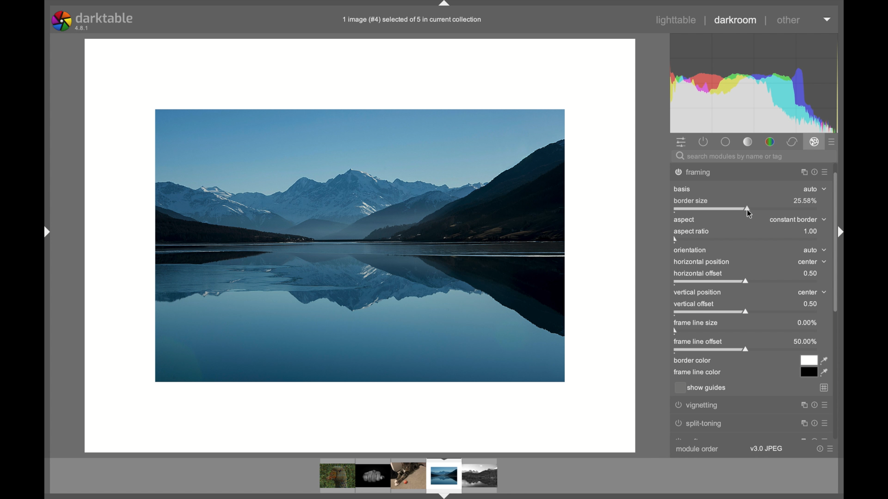 This screenshot has height=499, width=888. What do you see at coordinates (711, 308) in the screenshot?
I see `vertical offset slider` at bounding box center [711, 308].